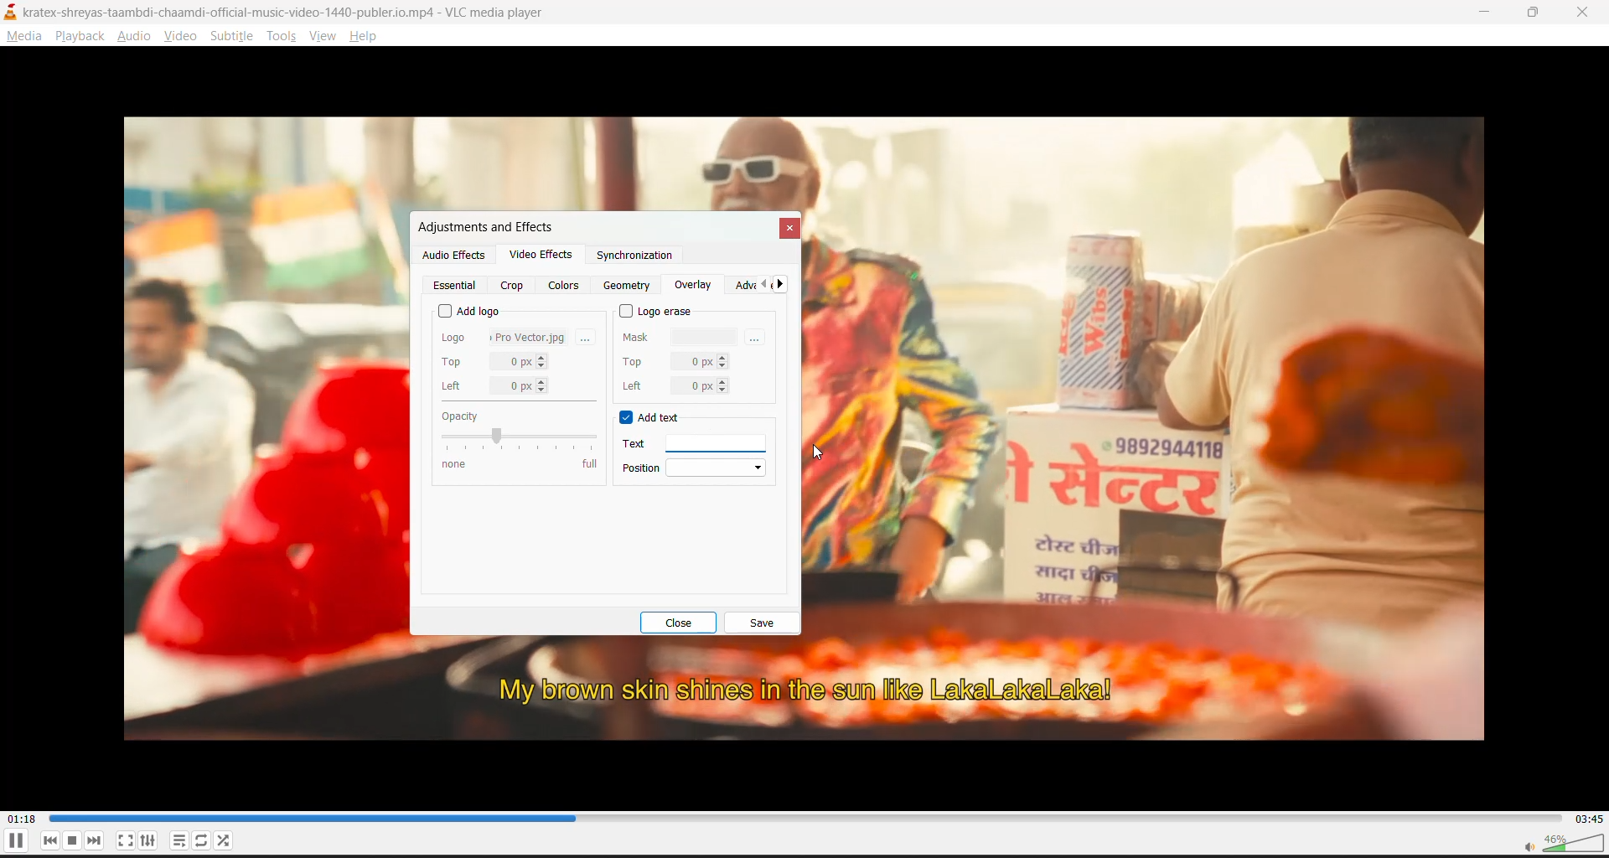 The width and height of the screenshot is (1609, 858). I want to click on kratex-shreyas-taambdi-chaamdi-official-music-video-1440-publer.io.mp4 - VLC media player, so click(297, 10).